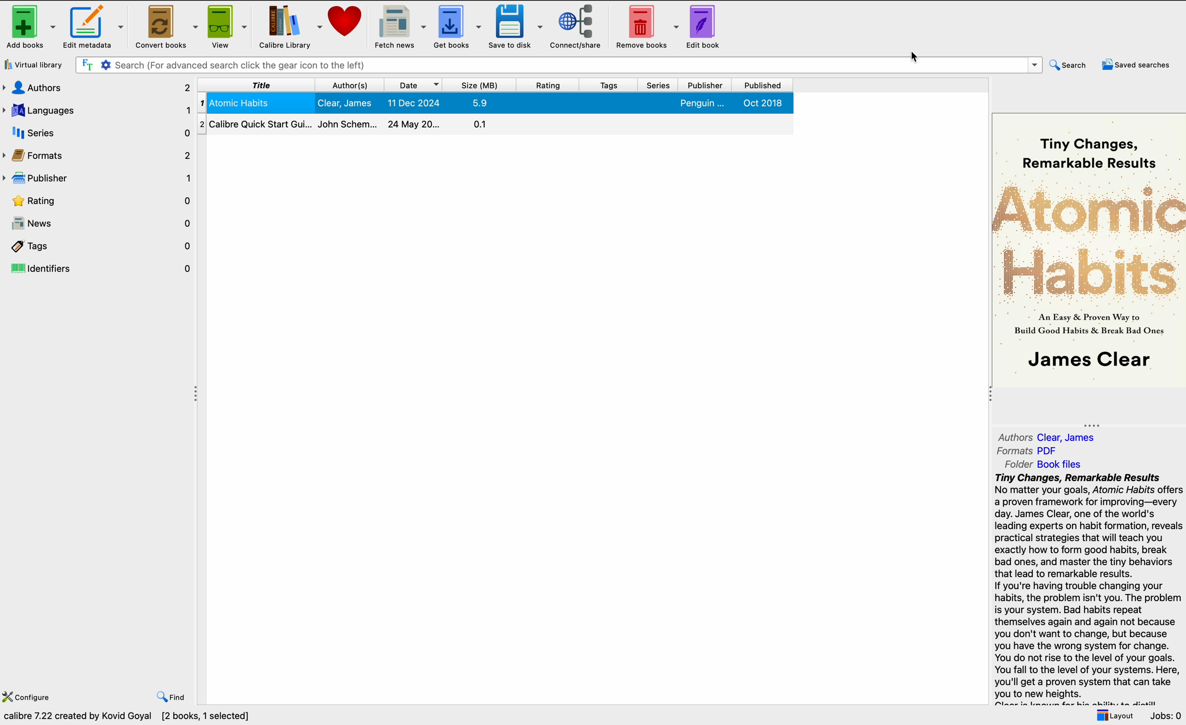  What do you see at coordinates (1049, 437) in the screenshot?
I see `authors` at bounding box center [1049, 437].